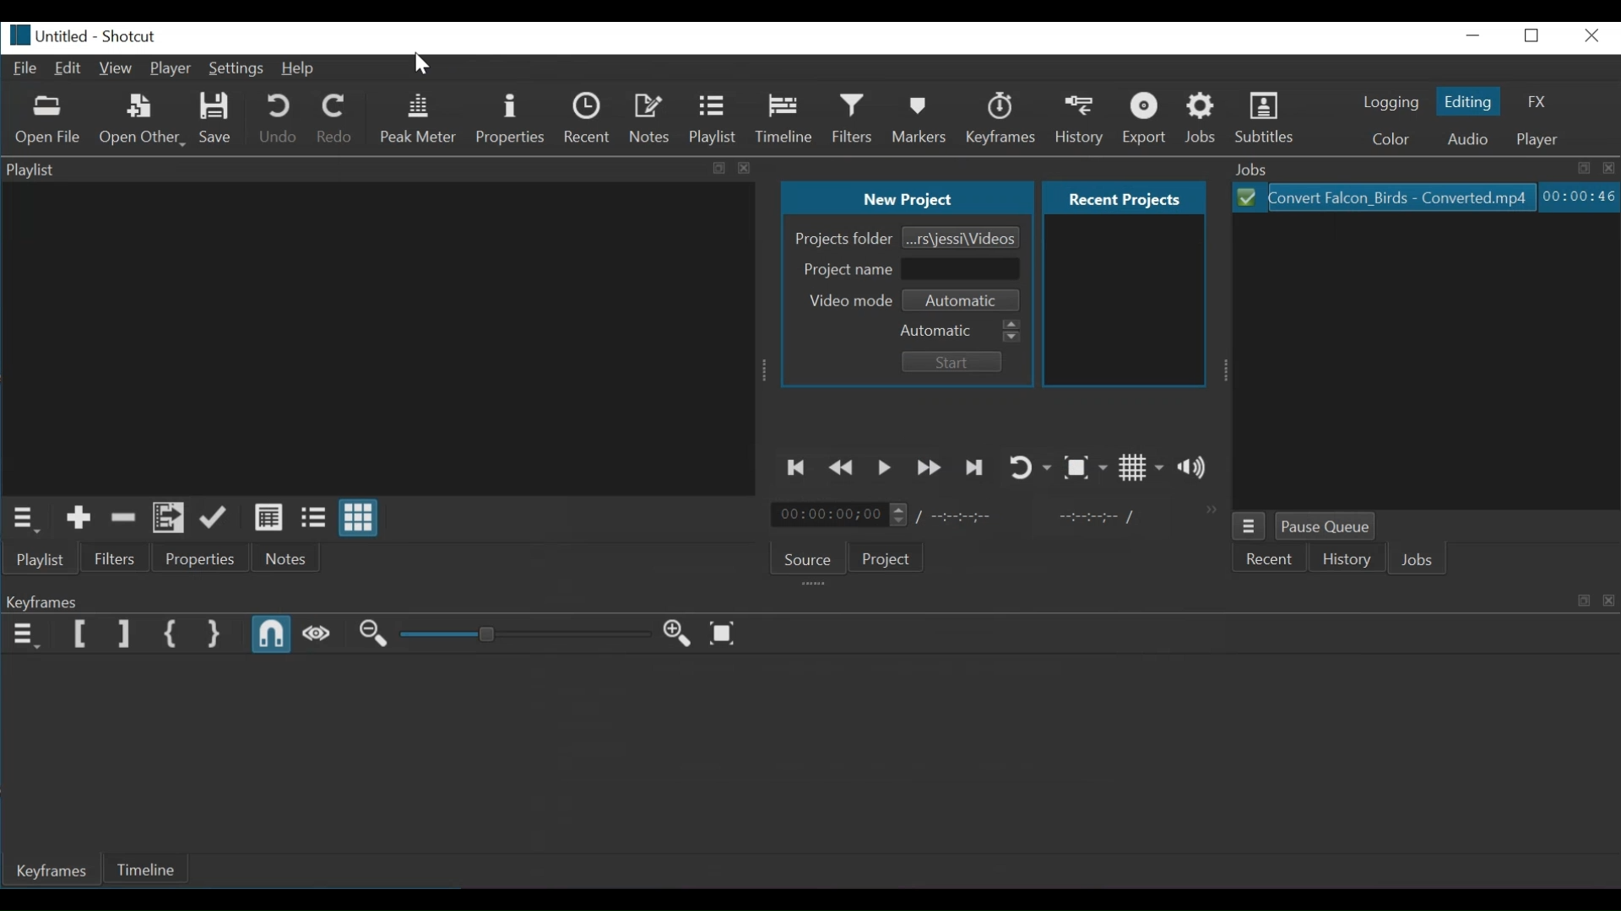 This screenshot has width=1621, height=911. What do you see at coordinates (513, 120) in the screenshot?
I see `Properties` at bounding box center [513, 120].